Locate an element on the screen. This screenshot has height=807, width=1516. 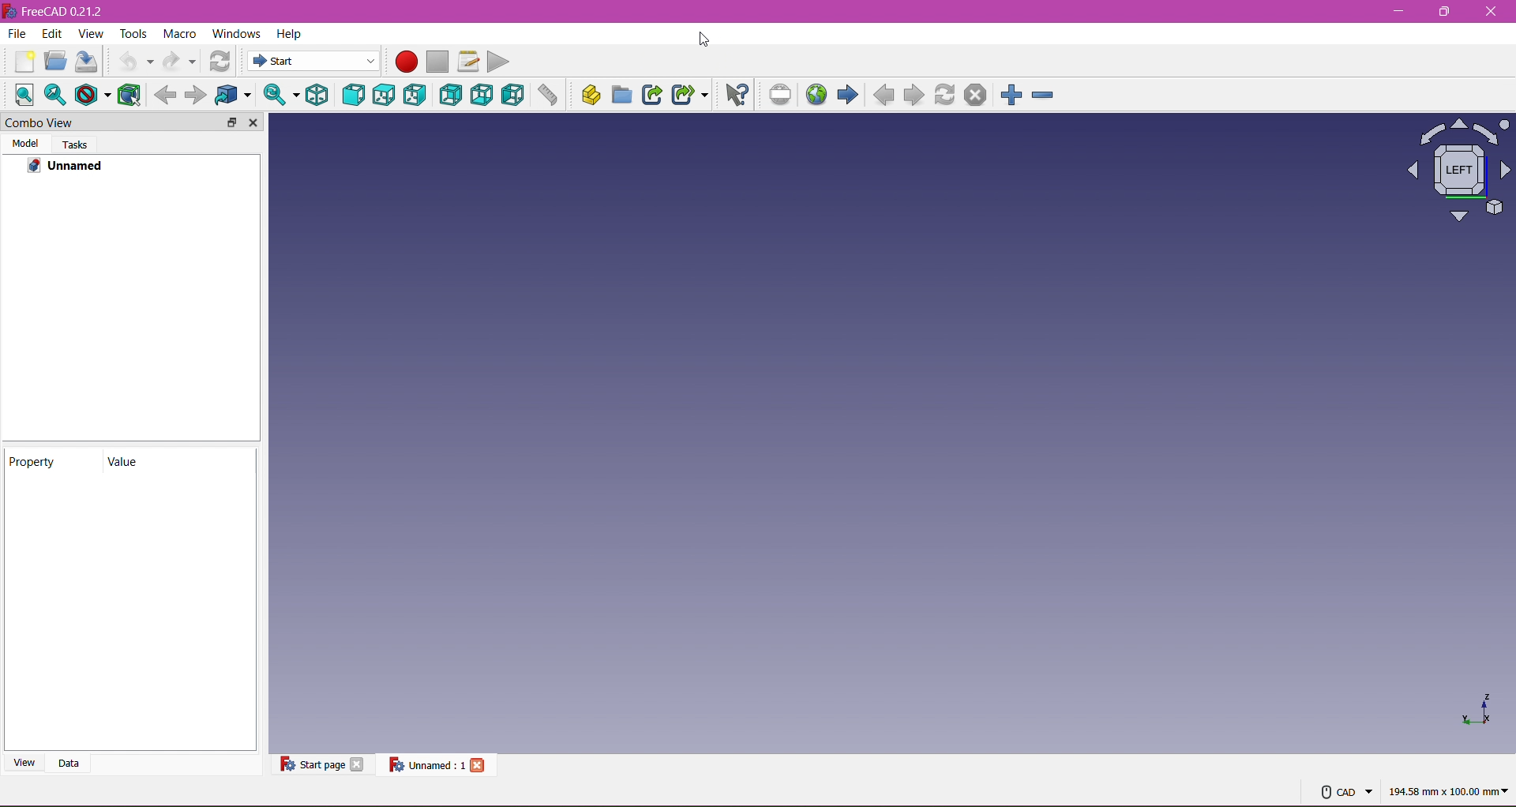
Top is located at coordinates (385, 95).